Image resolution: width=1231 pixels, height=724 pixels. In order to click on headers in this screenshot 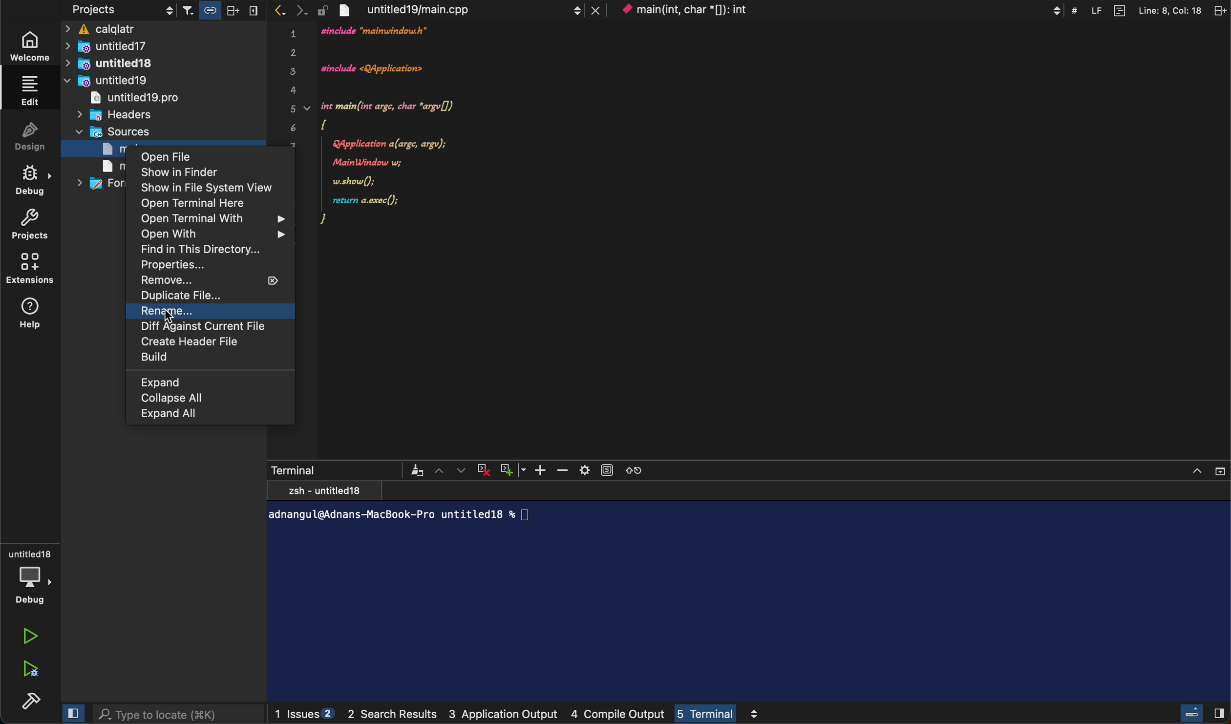, I will do `click(120, 114)`.